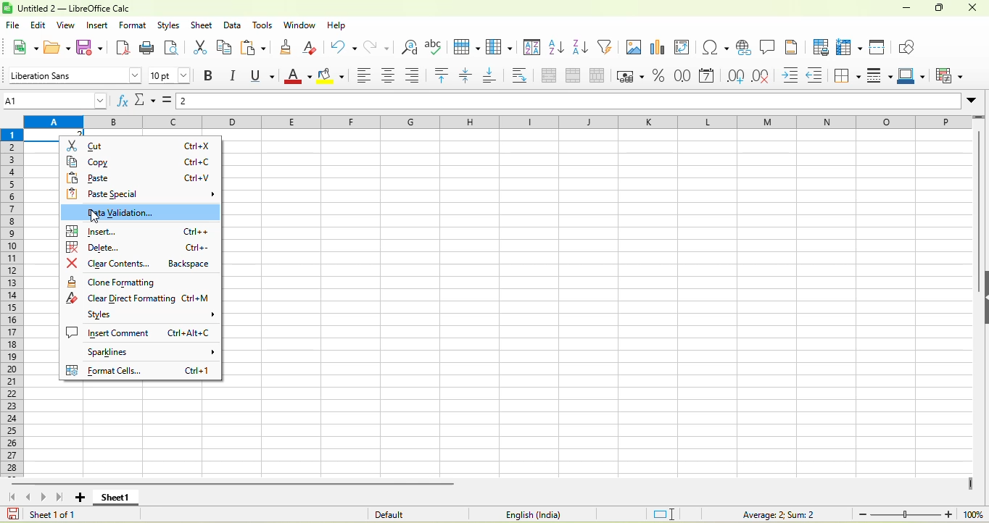 The width and height of the screenshot is (989, 523). What do you see at coordinates (553, 77) in the screenshot?
I see `merge and center` at bounding box center [553, 77].